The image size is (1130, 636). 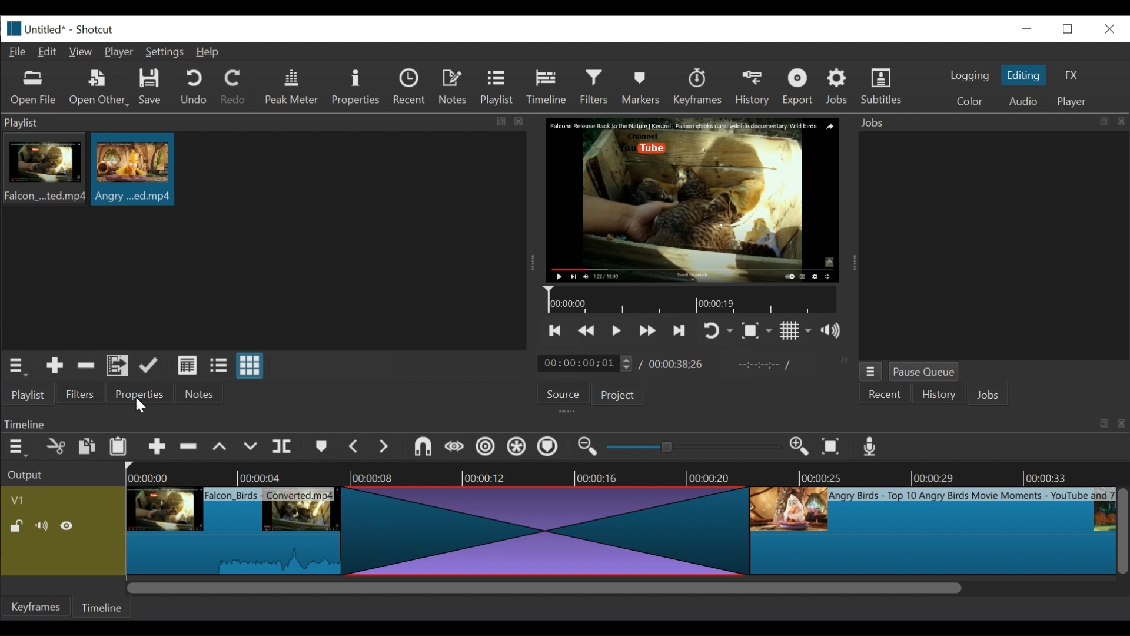 I want to click on Timeline menu, so click(x=19, y=448).